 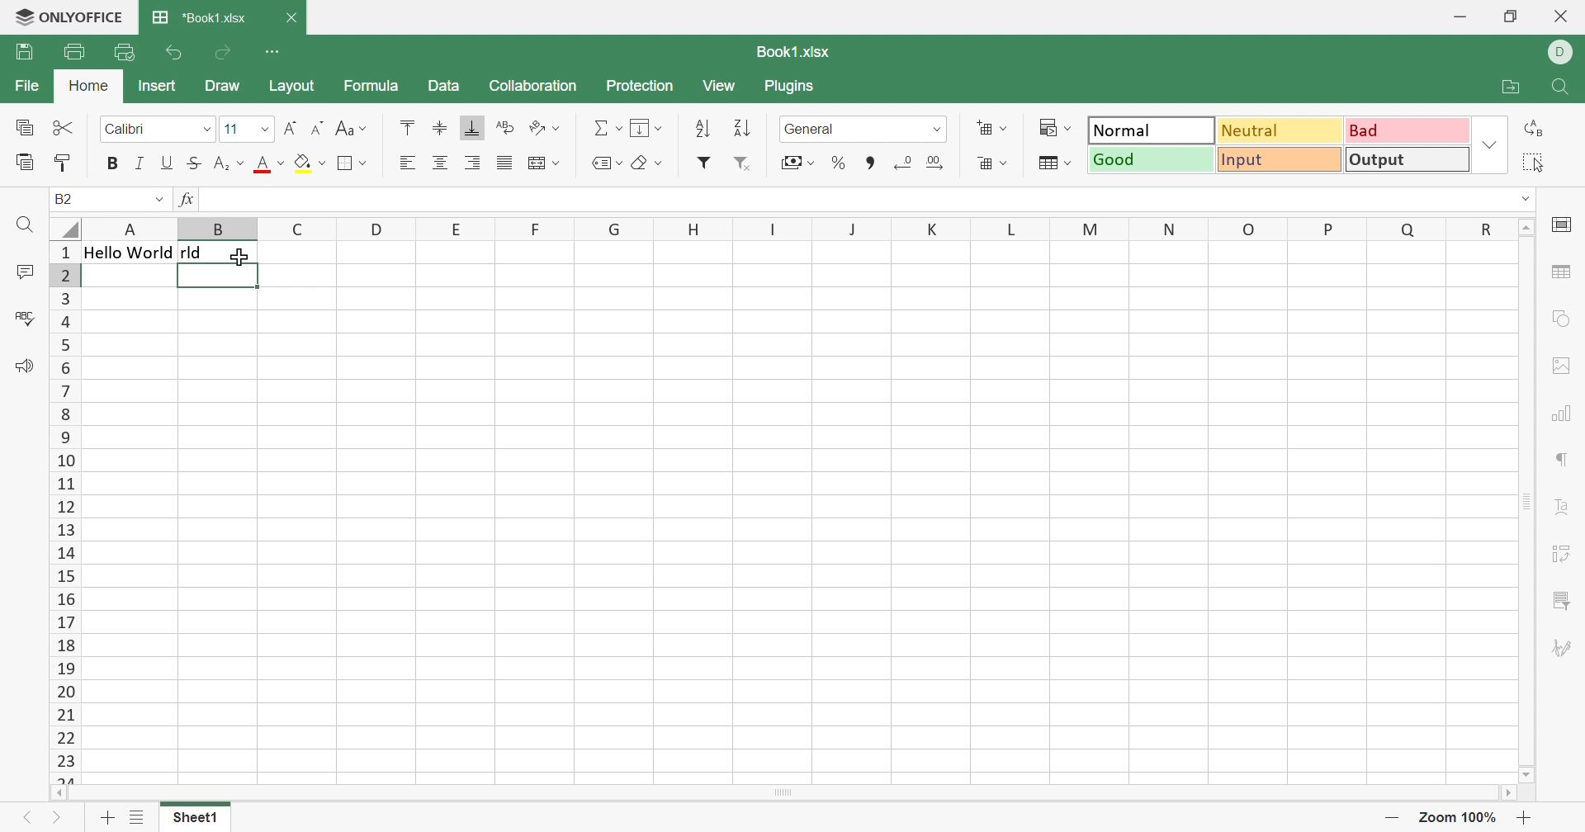 I want to click on Print file, so click(x=77, y=51).